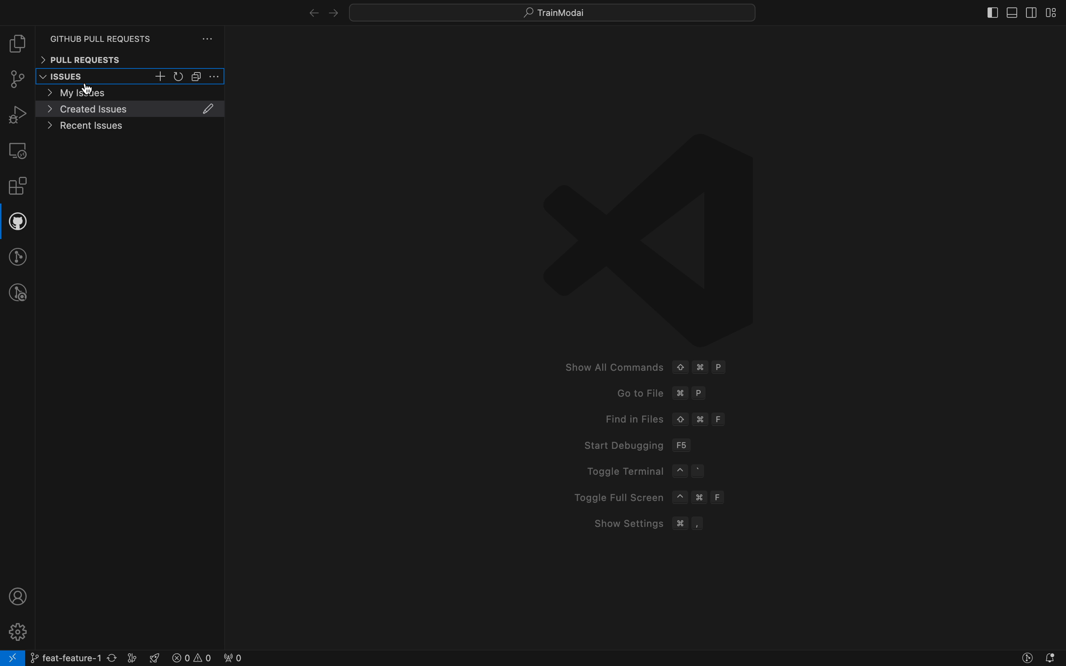 The width and height of the screenshot is (1066, 666). What do you see at coordinates (1051, 12) in the screenshot?
I see `layouts` at bounding box center [1051, 12].